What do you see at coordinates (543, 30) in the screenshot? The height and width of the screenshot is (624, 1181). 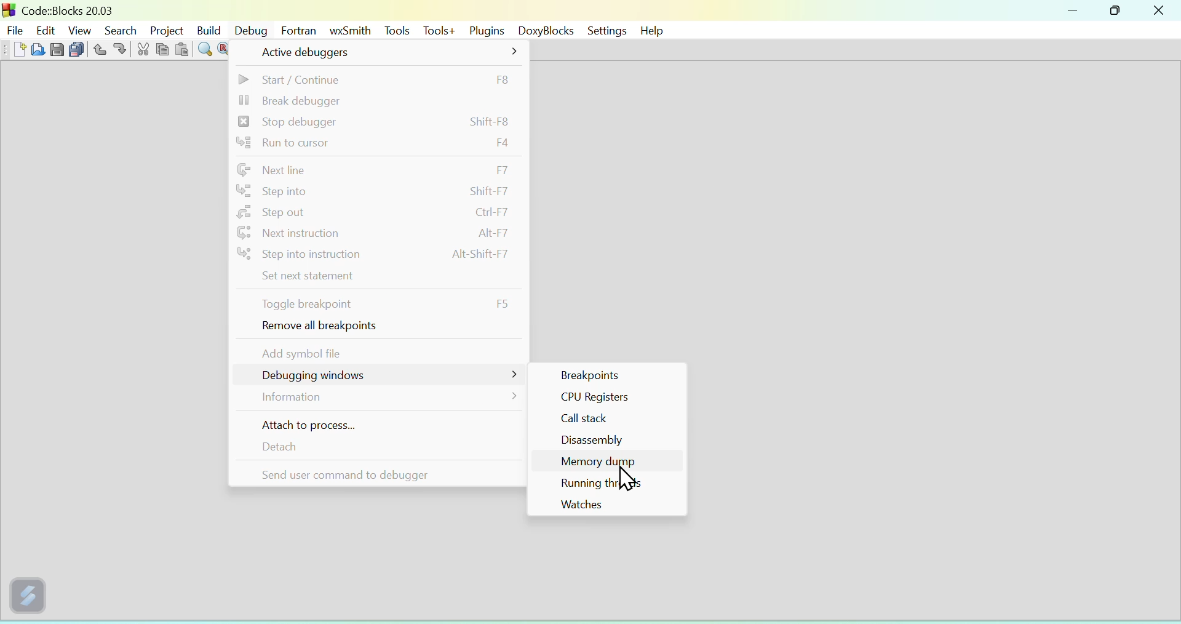 I see `DoxyBlocks` at bounding box center [543, 30].